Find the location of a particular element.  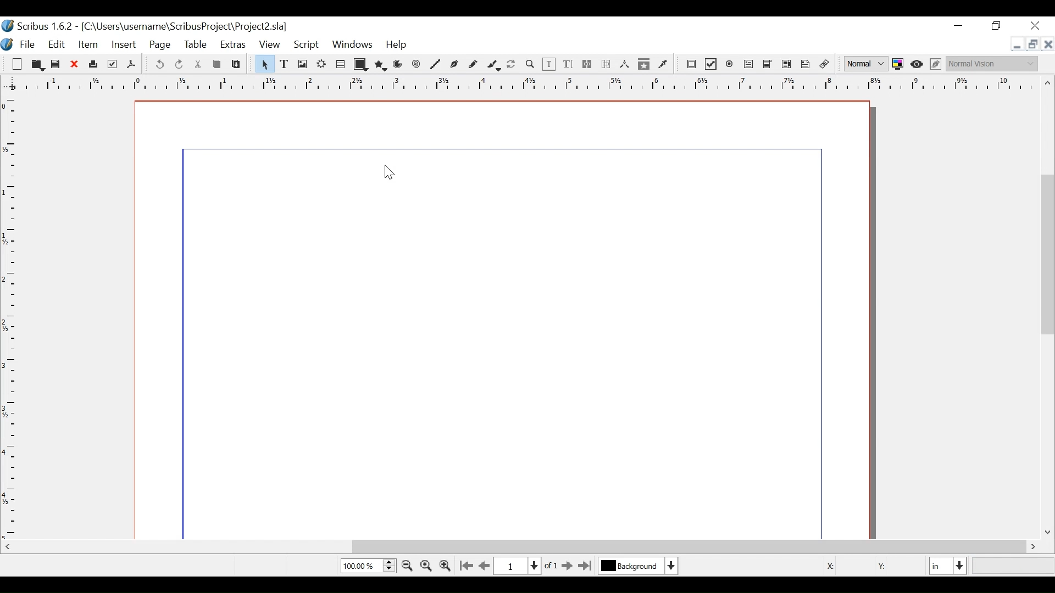

Select the current unit is located at coordinates (948, 565).